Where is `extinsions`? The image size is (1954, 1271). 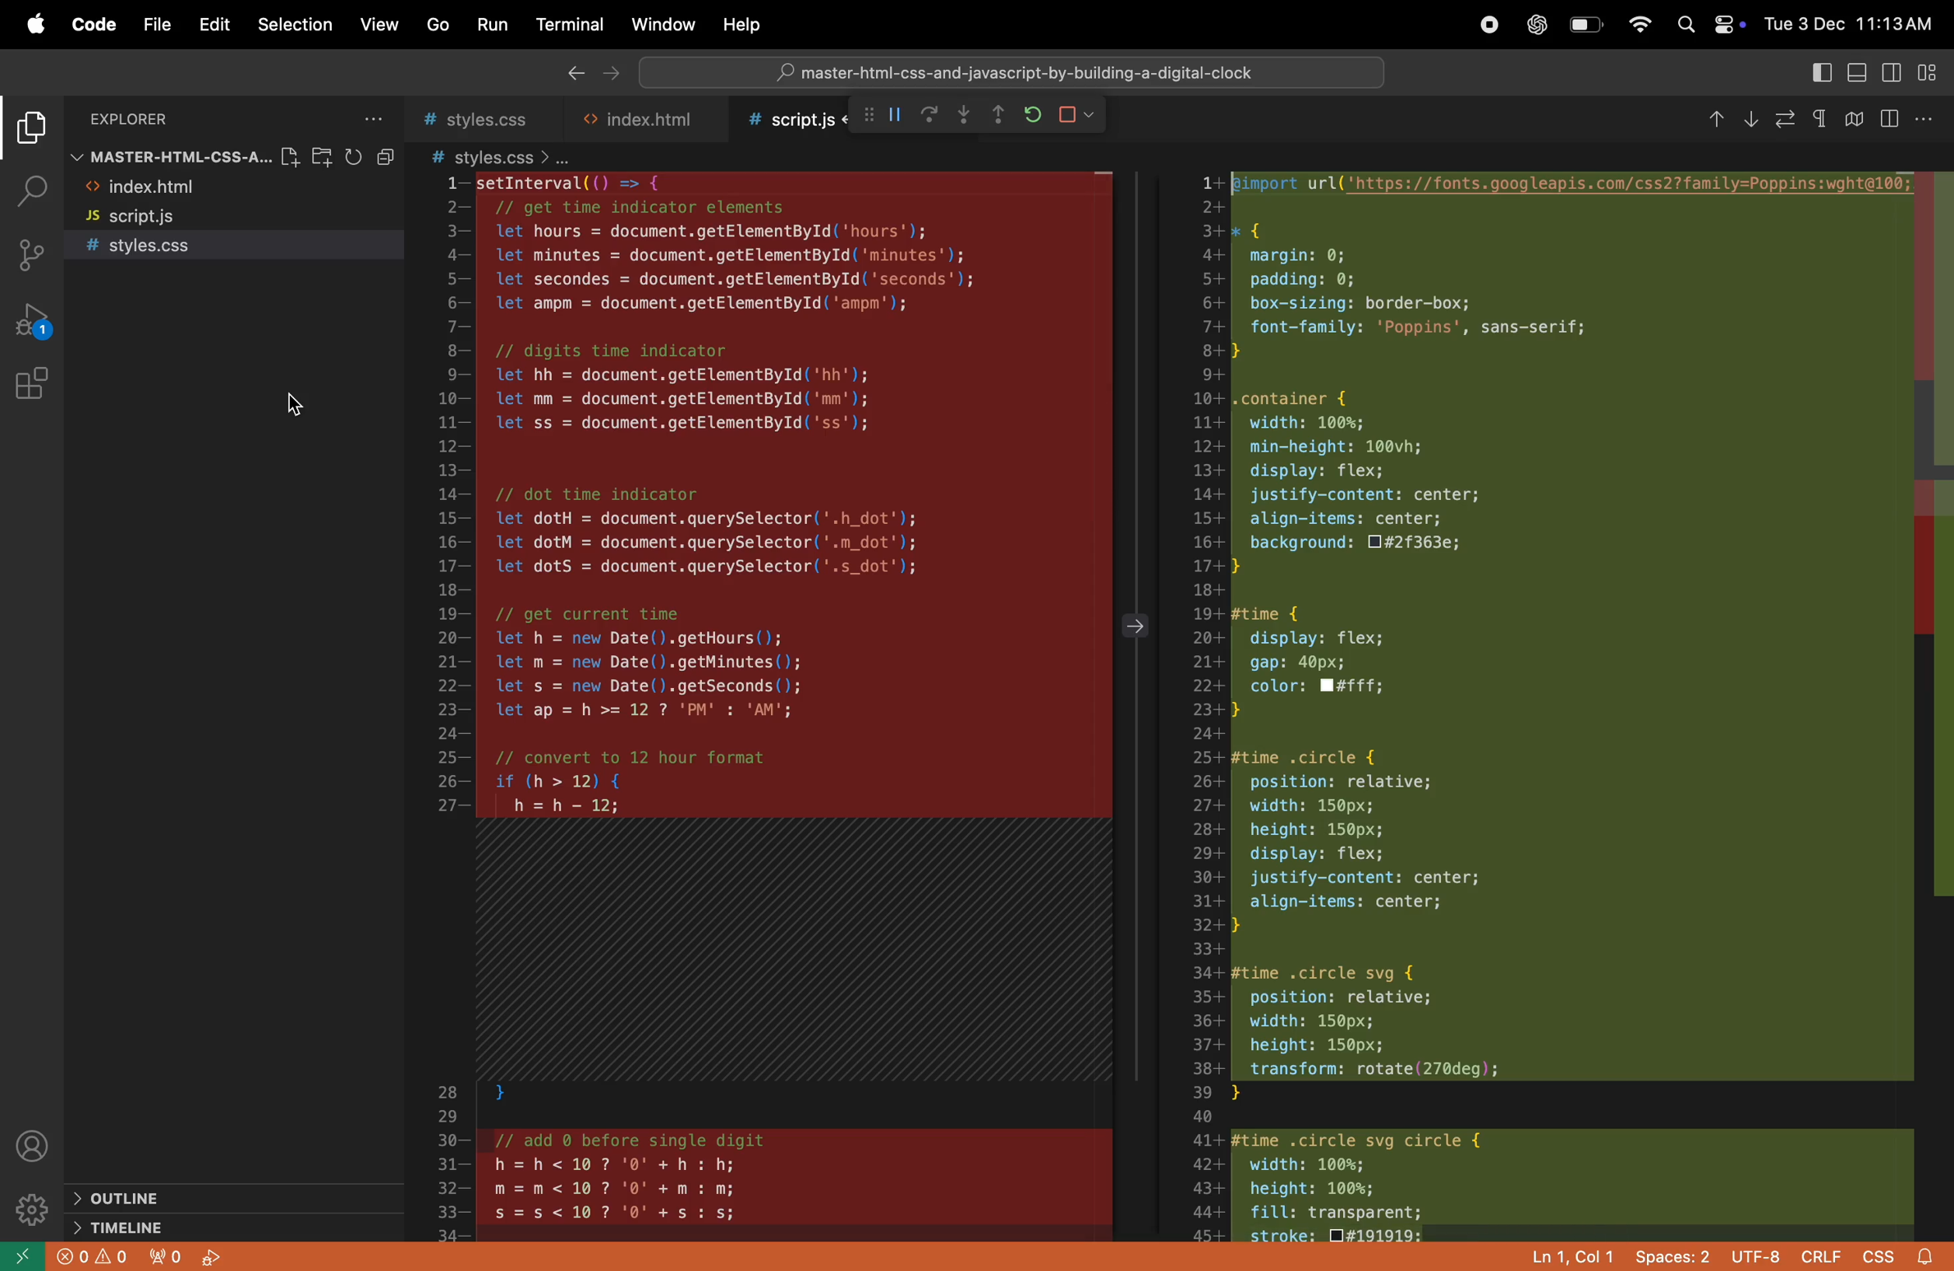
extinsions is located at coordinates (37, 394).